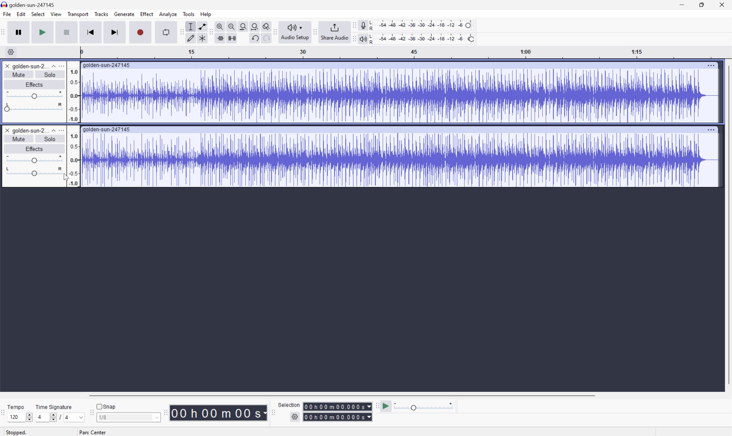 The image size is (732, 436). What do you see at coordinates (727, 224) in the screenshot?
I see `Scroll Bar` at bounding box center [727, 224].